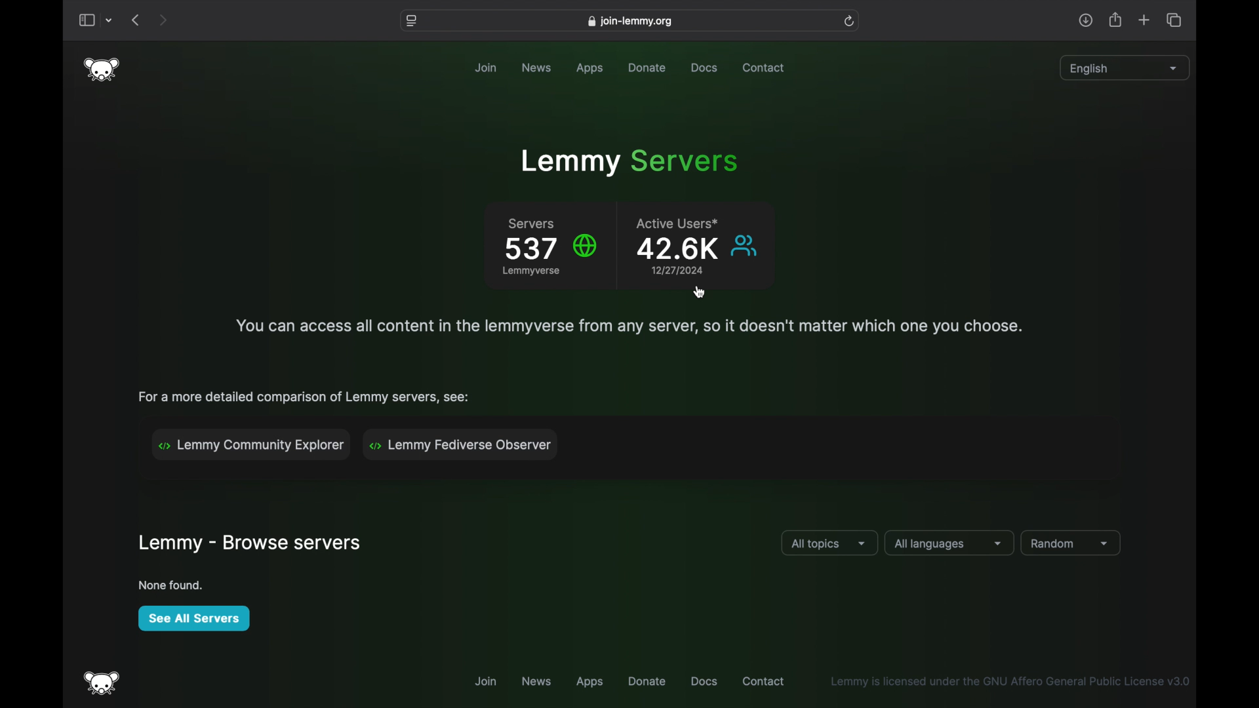  What do you see at coordinates (765, 681) in the screenshot?
I see `contact` at bounding box center [765, 681].